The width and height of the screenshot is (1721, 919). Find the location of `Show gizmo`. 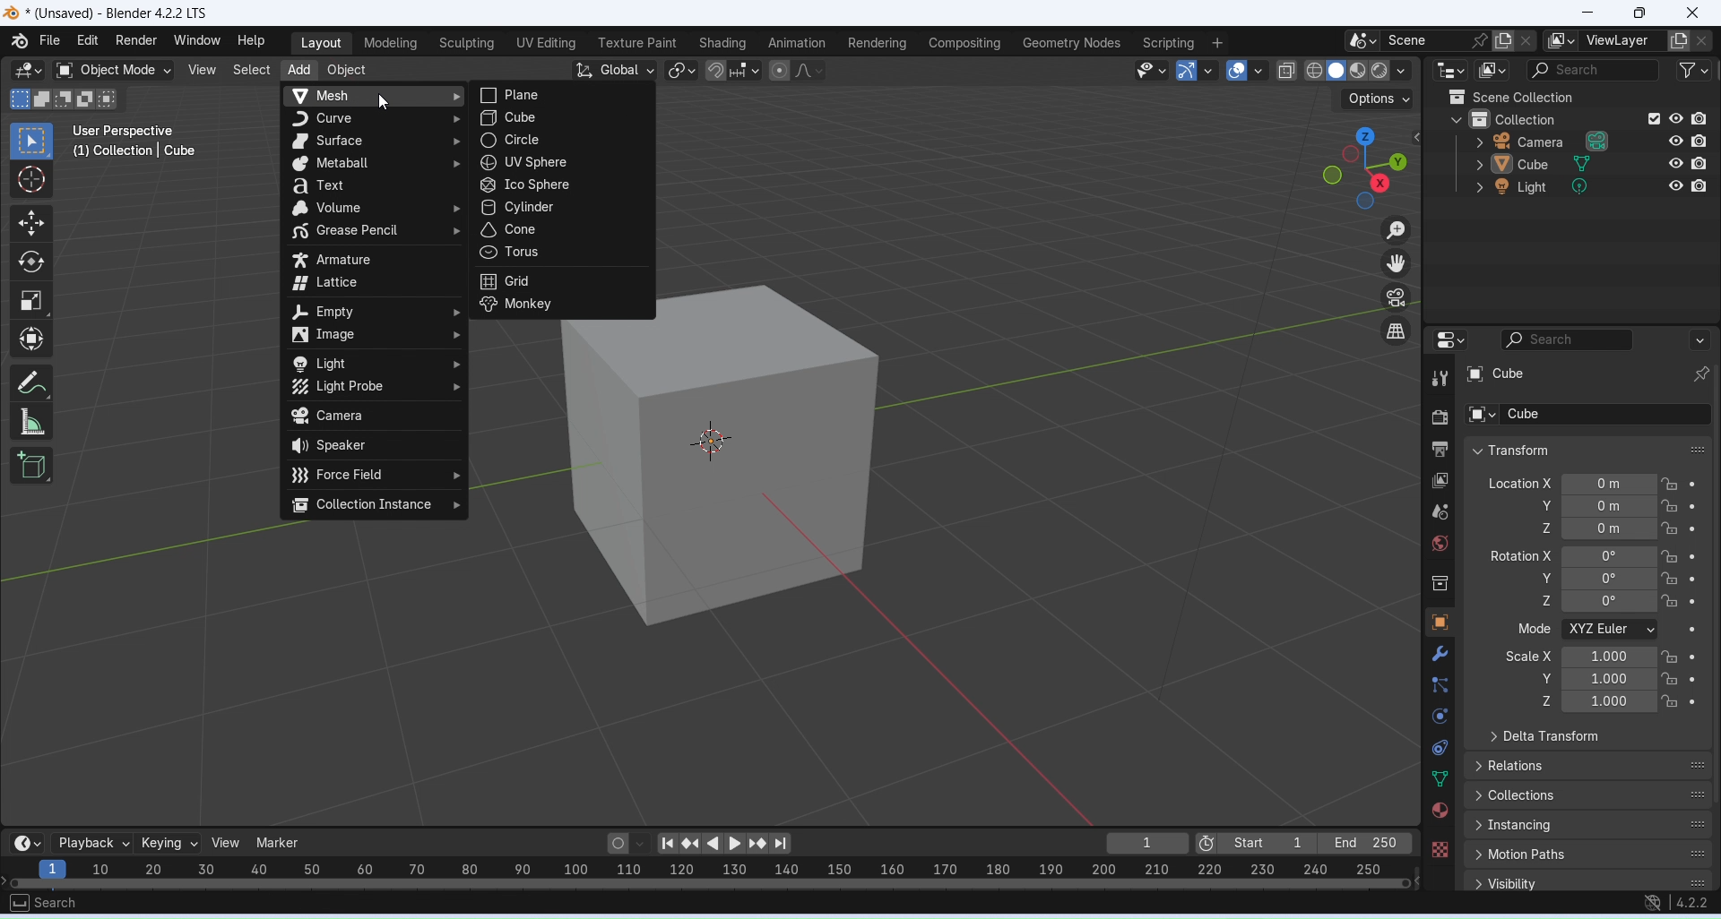

Show gizmo is located at coordinates (1195, 72).